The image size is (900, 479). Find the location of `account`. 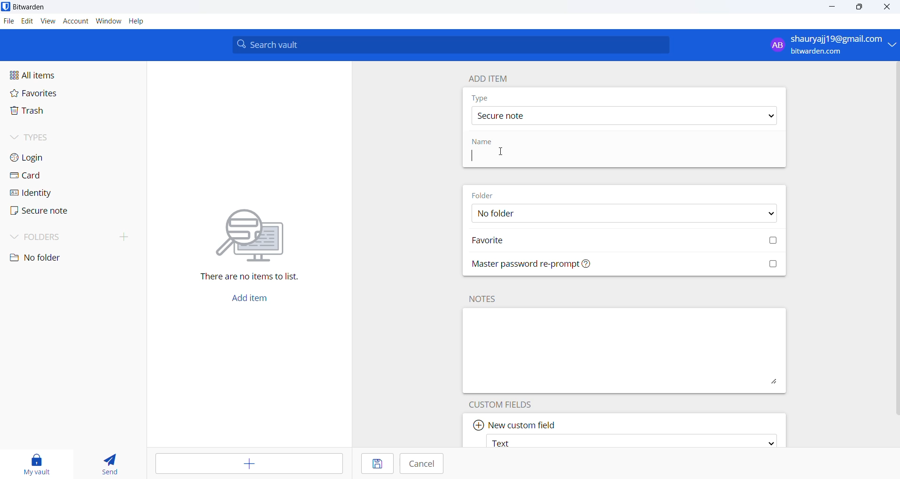

account is located at coordinates (76, 21).